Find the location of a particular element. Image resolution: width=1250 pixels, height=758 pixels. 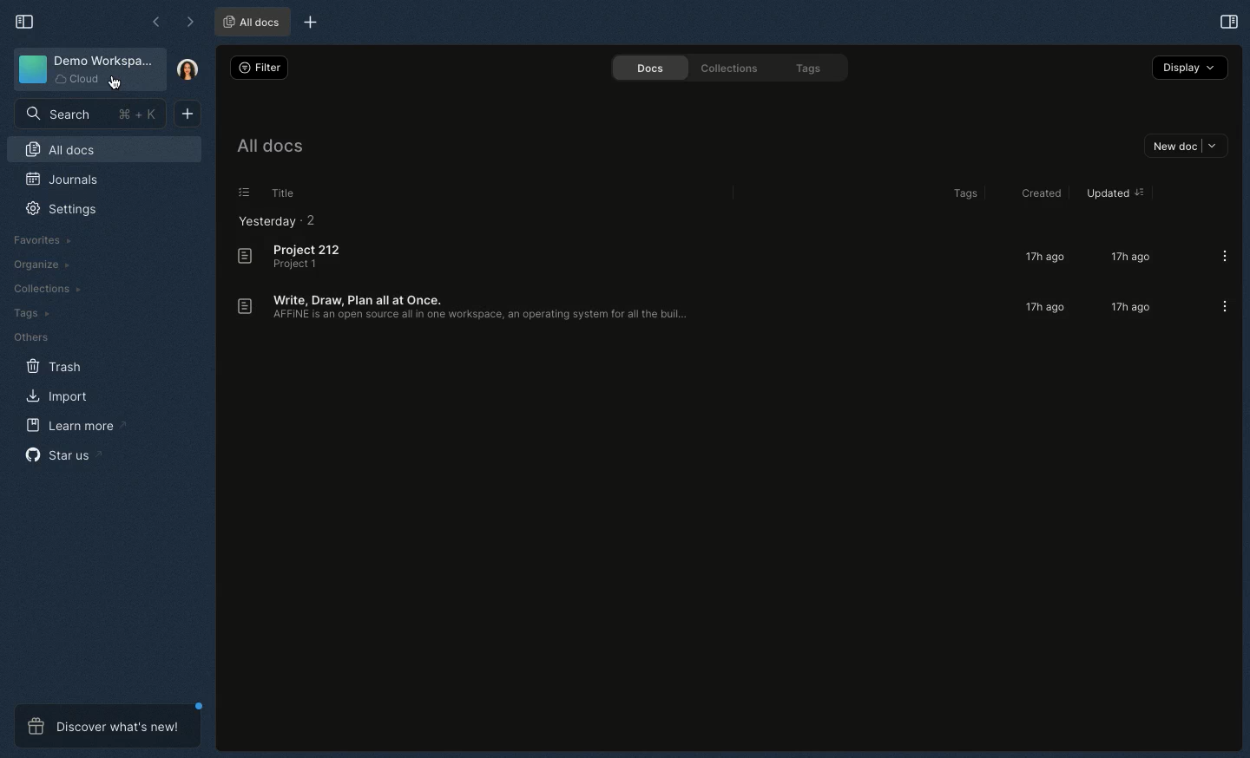

Discover what's new! is located at coordinates (105, 724).